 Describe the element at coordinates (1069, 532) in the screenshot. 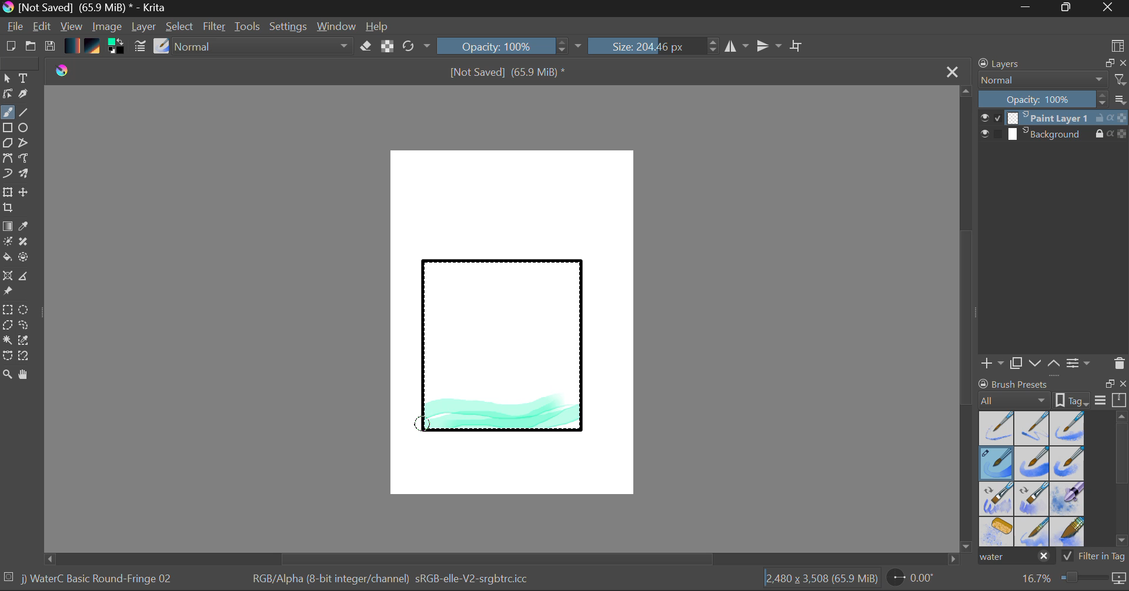

I see `Water C - Wide Area` at that location.